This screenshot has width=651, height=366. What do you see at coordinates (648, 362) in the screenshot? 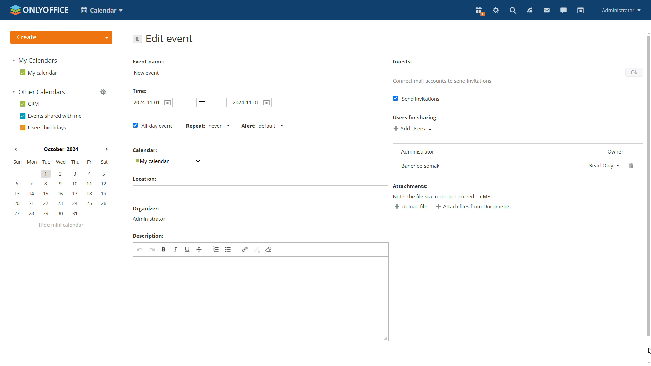
I see `scroll down` at bounding box center [648, 362].